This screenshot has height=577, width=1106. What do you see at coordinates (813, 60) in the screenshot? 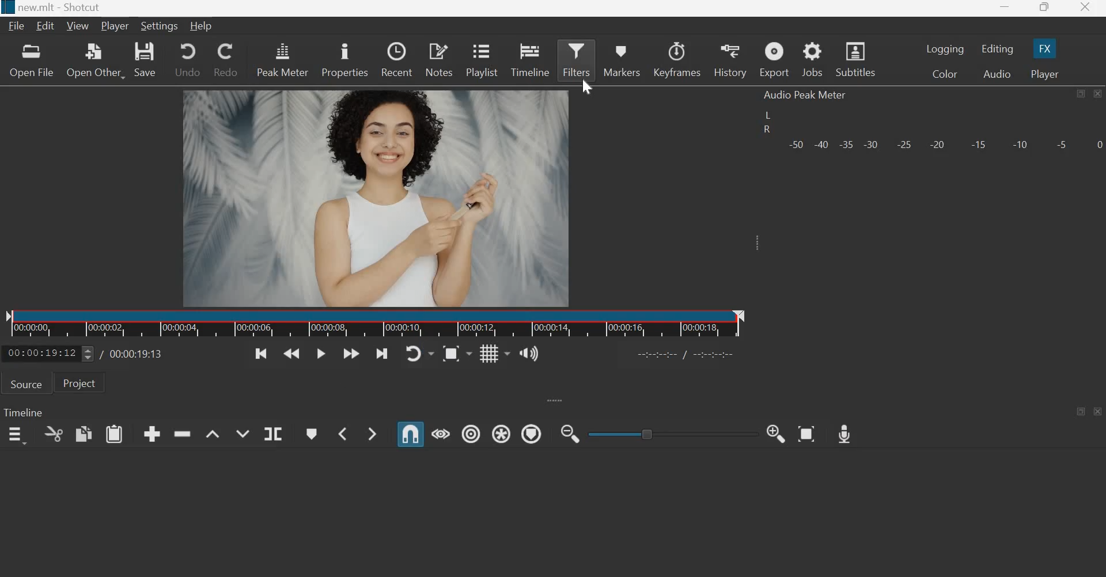
I see `jobs` at bounding box center [813, 60].